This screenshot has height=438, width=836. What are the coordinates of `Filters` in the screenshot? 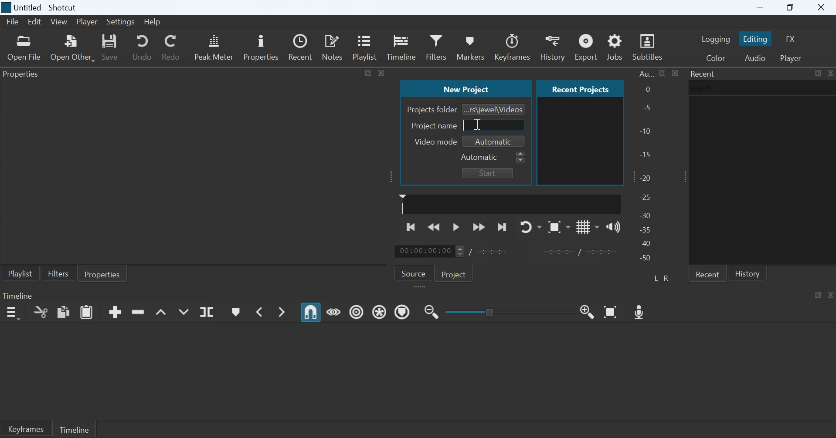 It's located at (58, 273).